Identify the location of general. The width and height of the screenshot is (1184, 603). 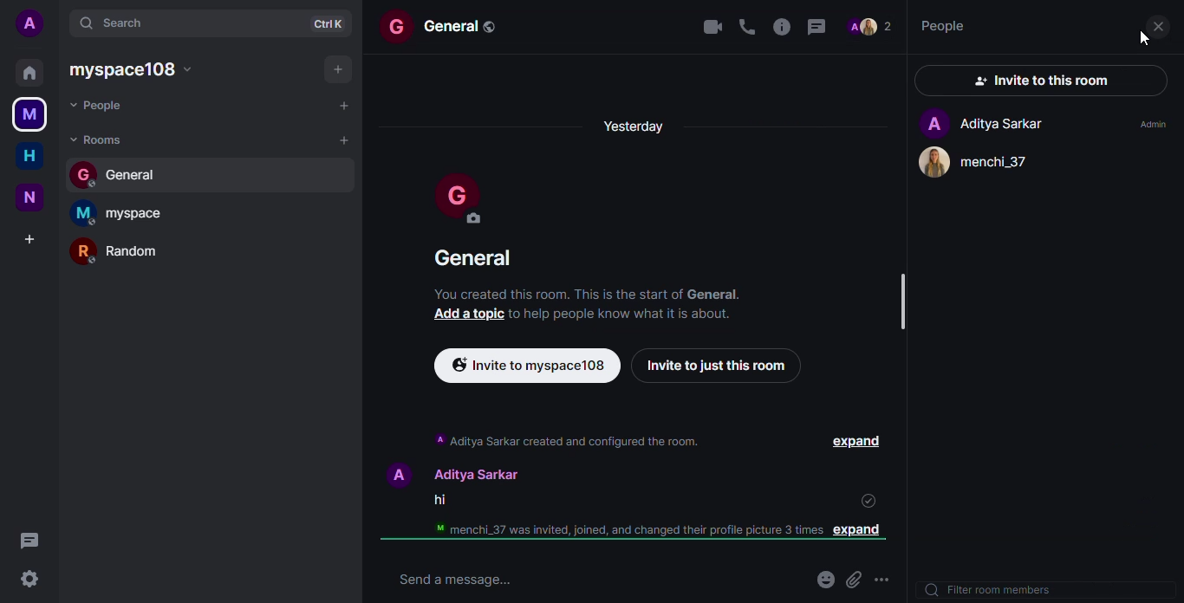
(451, 26).